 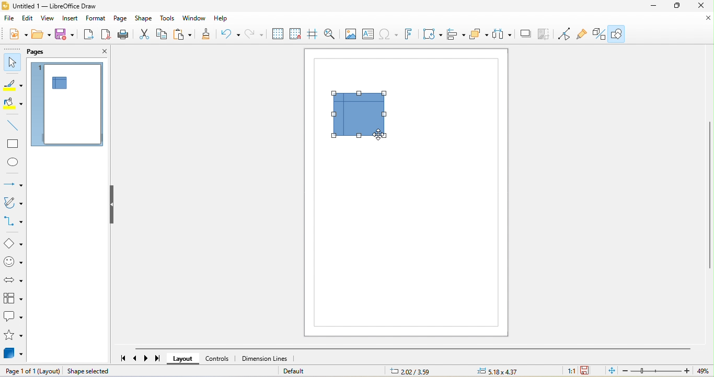 What do you see at coordinates (10, 19) in the screenshot?
I see `file` at bounding box center [10, 19].